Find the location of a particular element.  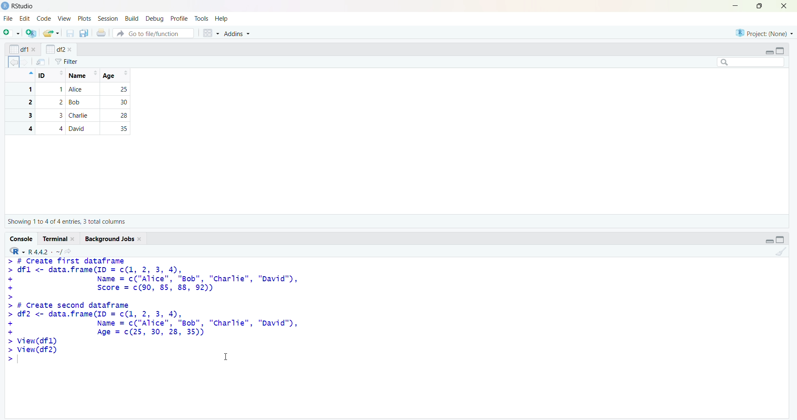

df1 is located at coordinates (19, 49).